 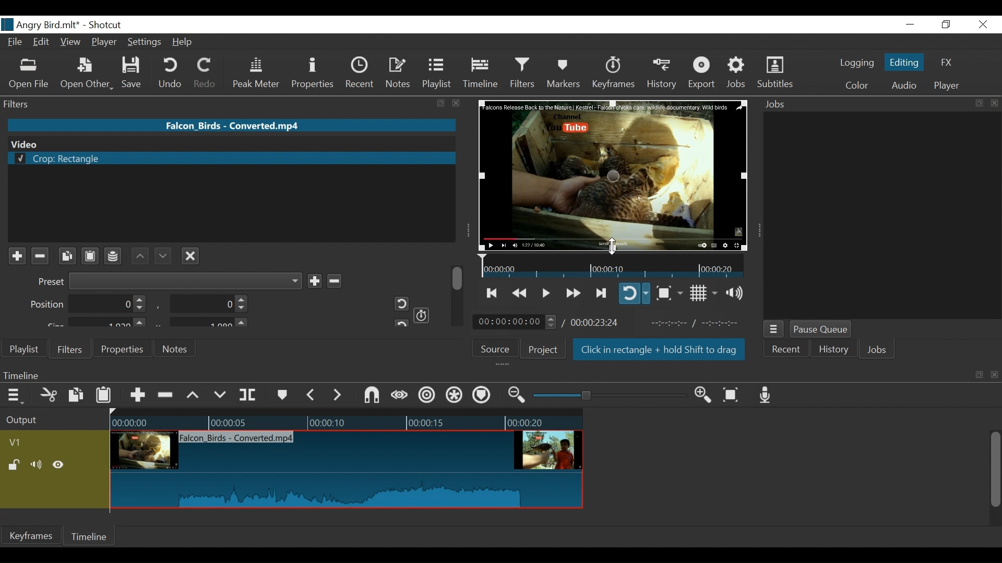 What do you see at coordinates (613, 73) in the screenshot?
I see `Keyframes` at bounding box center [613, 73].